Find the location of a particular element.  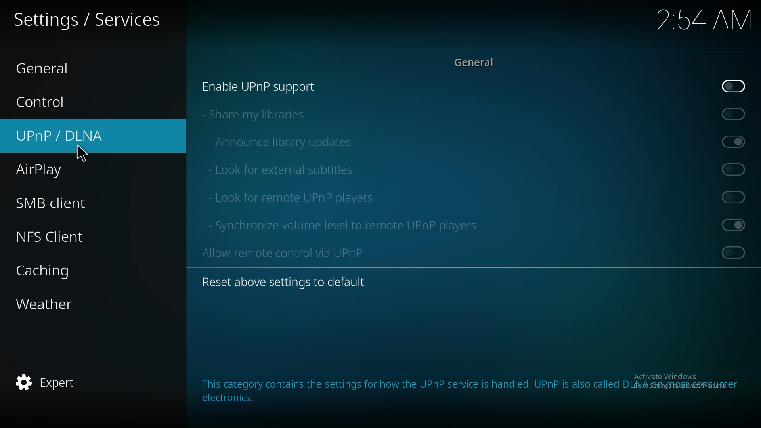

off is located at coordinates (735, 114).